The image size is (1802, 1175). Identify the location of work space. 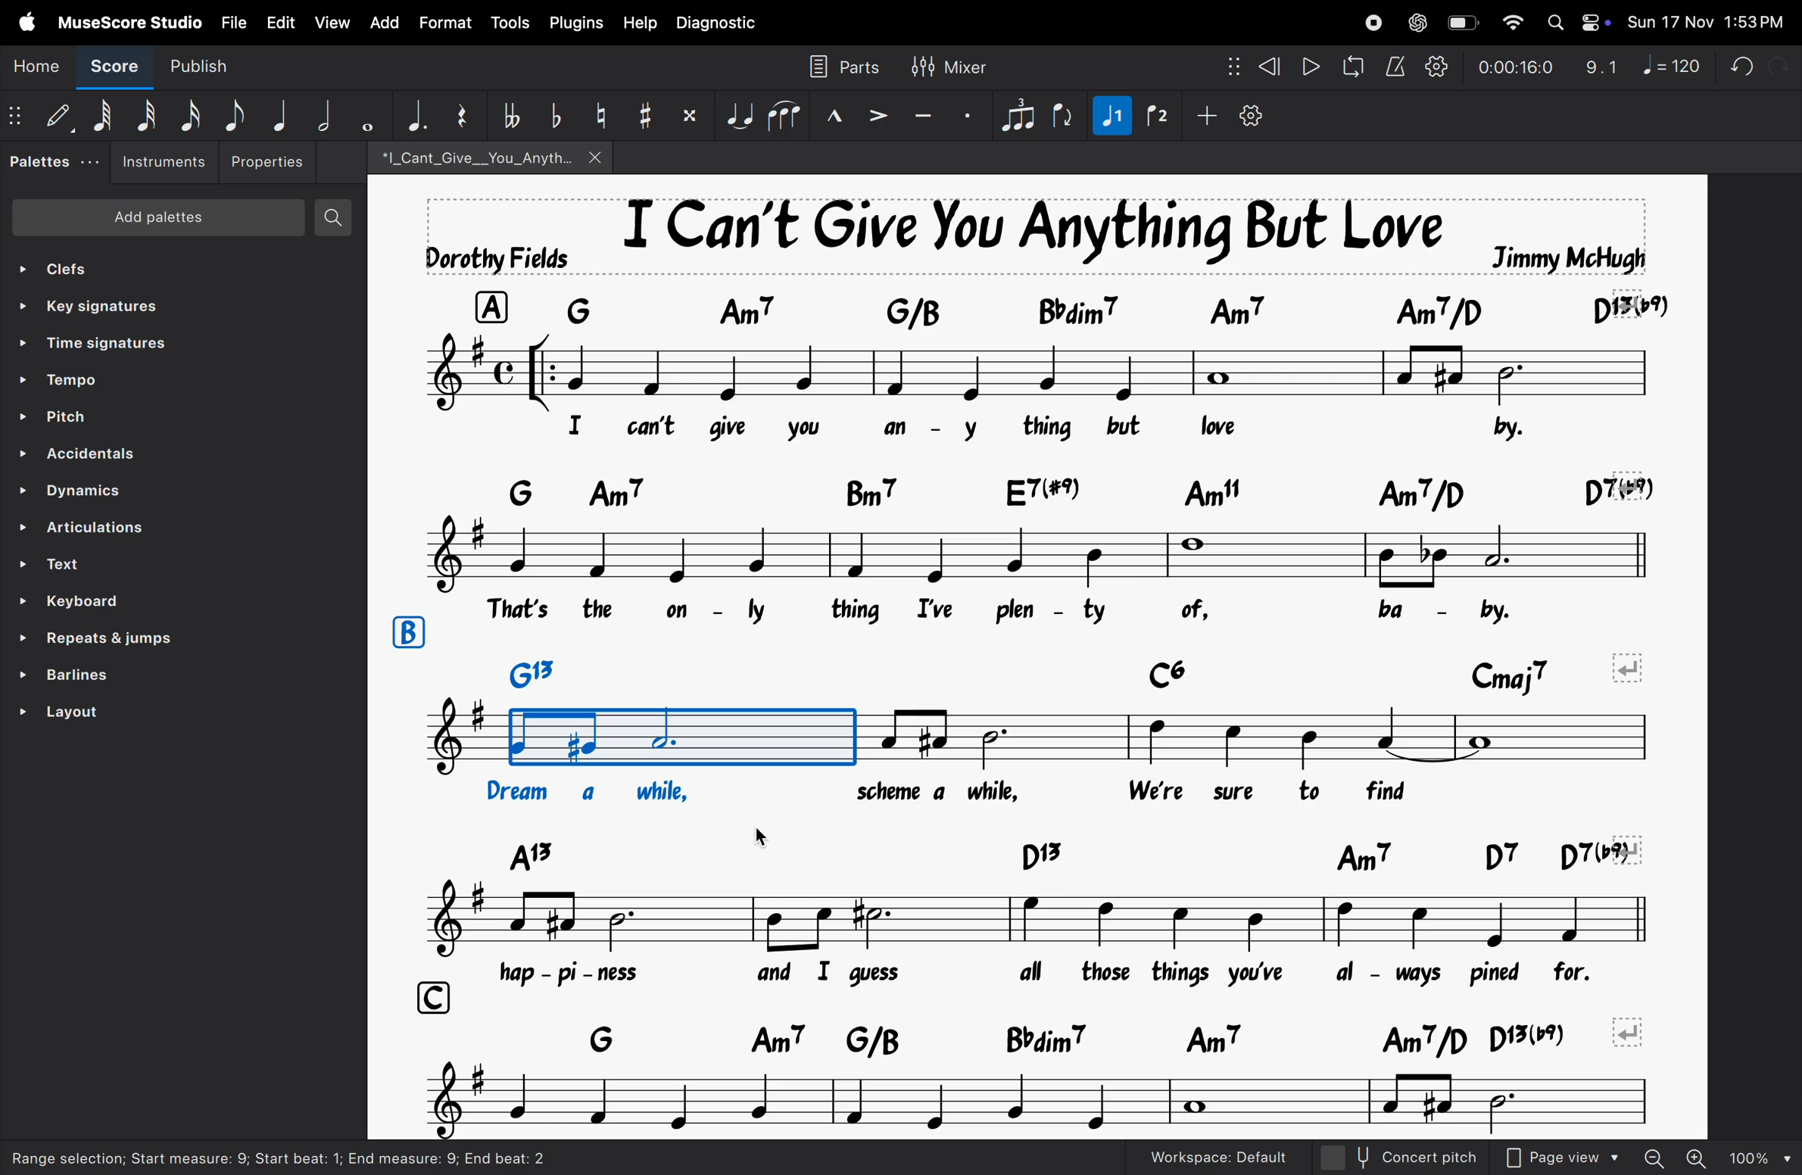
(1240, 1157).